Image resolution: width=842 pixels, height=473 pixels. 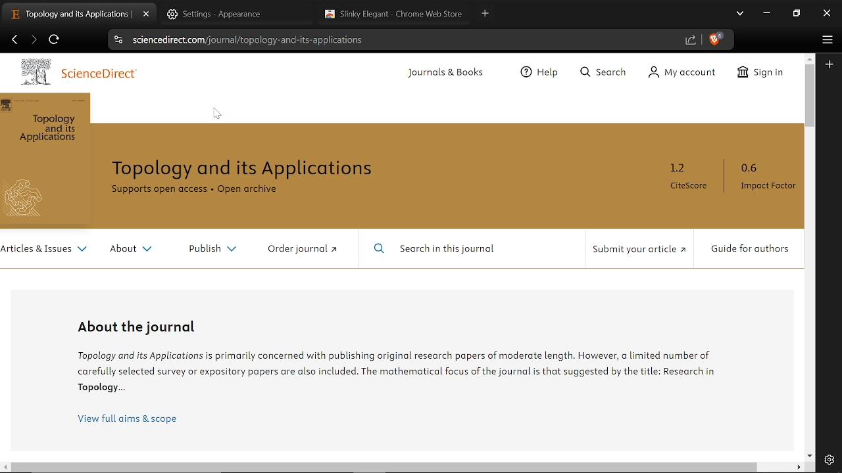 What do you see at coordinates (827, 14) in the screenshot?
I see `Close` at bounding box center [827, 14].